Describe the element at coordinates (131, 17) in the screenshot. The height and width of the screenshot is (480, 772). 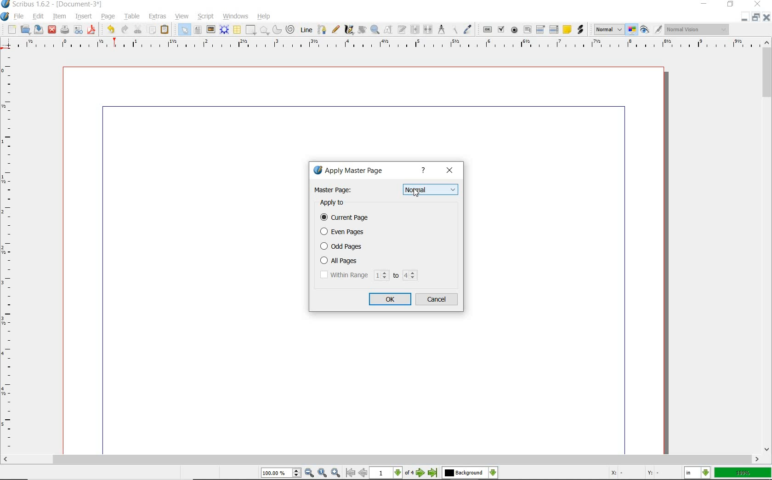
I see `table` at that location.